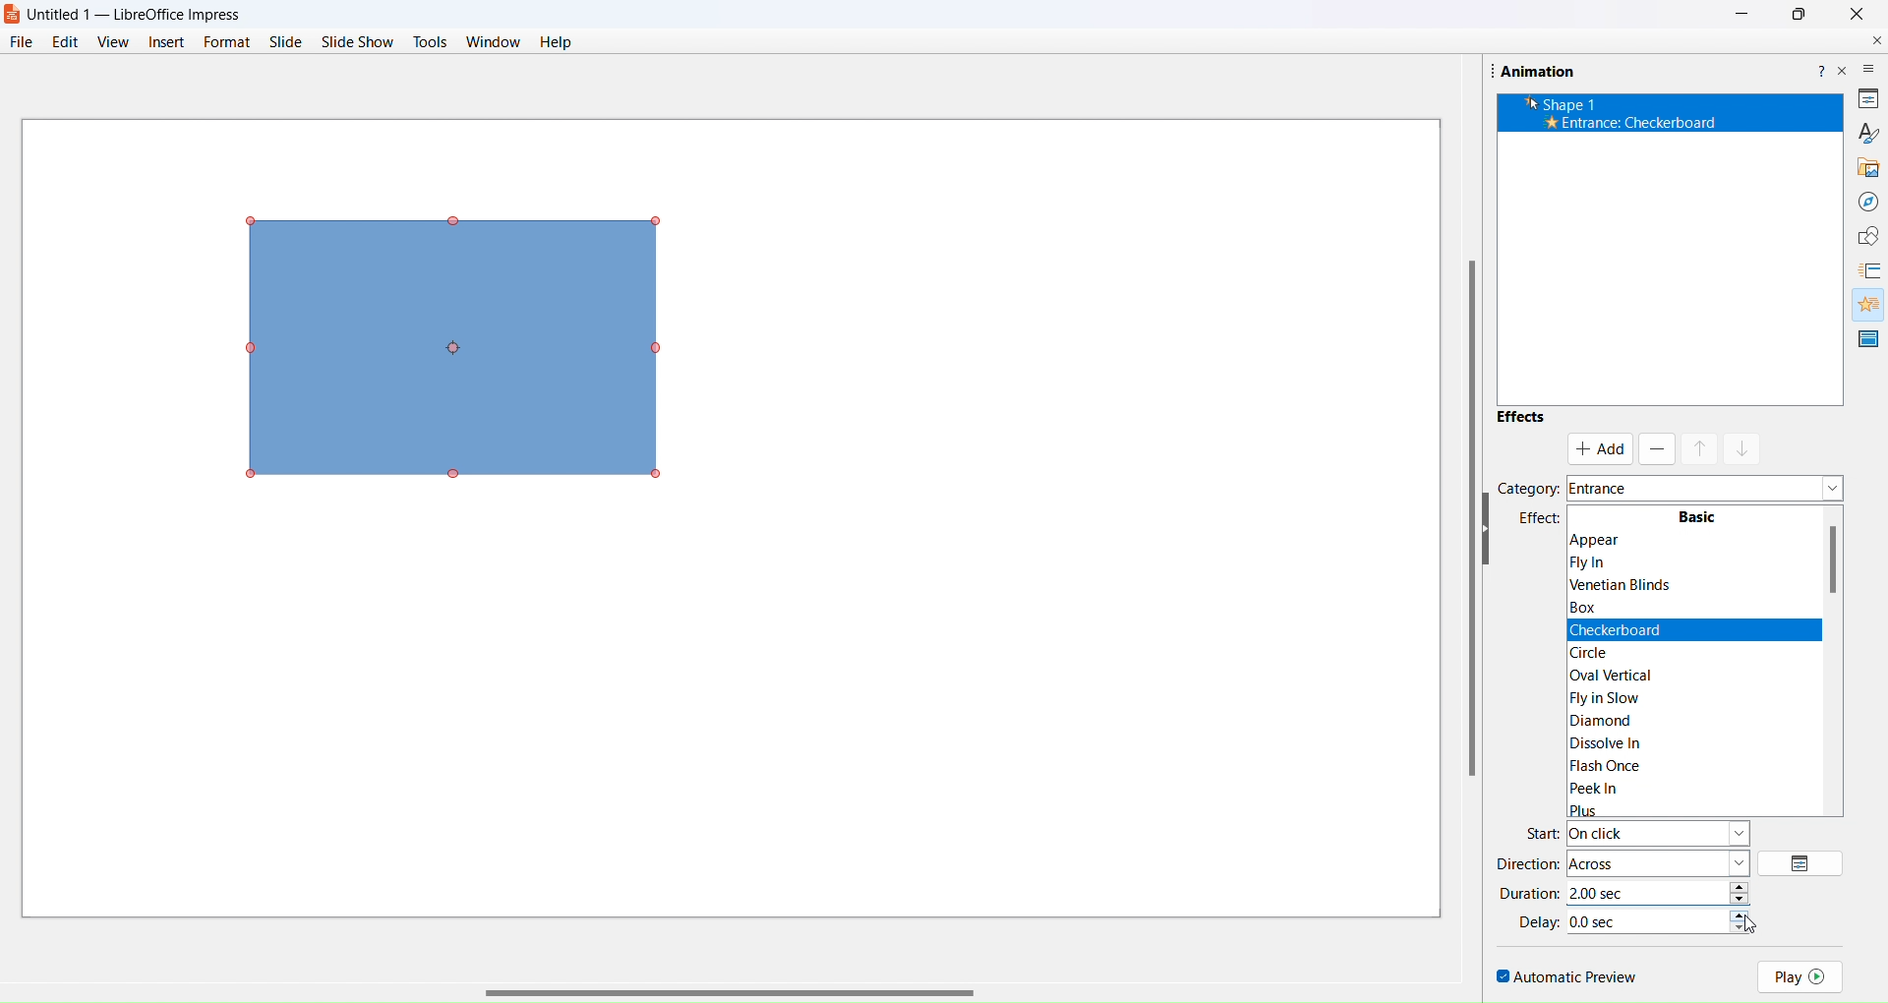 This screenshot has height=1003, width=1888. I want to click on time, so click(1650, 891).